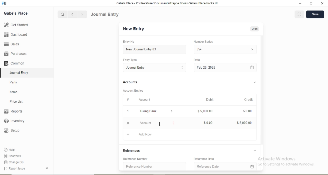 This screenshot has width=328, height=175. I want to click on Debit, so click(210, 100).